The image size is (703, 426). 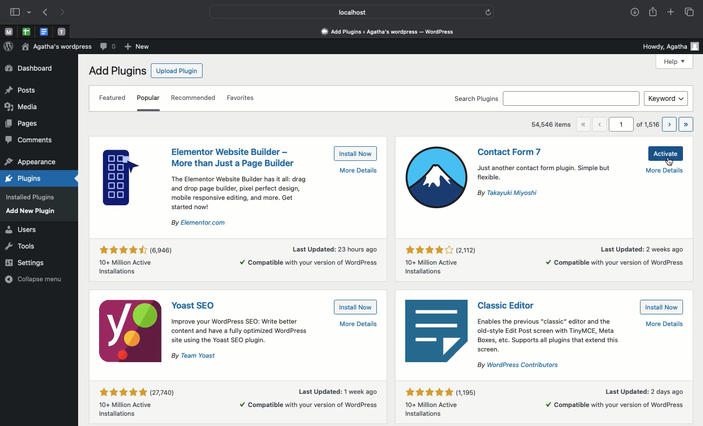 I want to click on collapse menu, so click(x=33, y=279).